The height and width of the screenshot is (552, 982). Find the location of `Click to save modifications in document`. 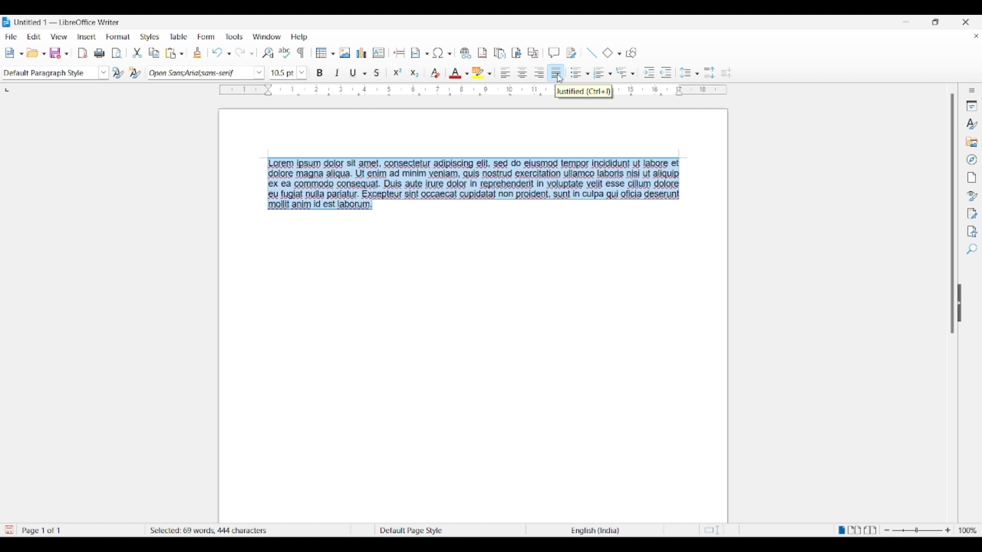

Click to save modifications in document is located at coordinates (8, 530).